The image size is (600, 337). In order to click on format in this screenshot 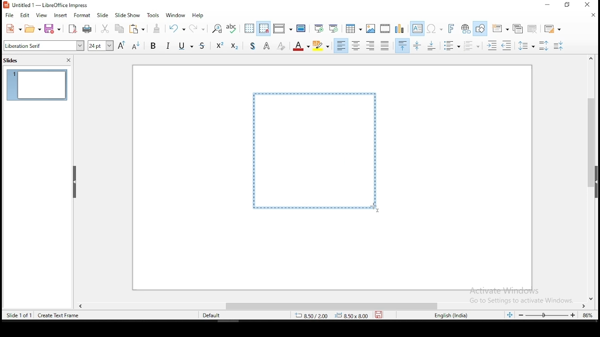, I will do `click(82, 16)`.